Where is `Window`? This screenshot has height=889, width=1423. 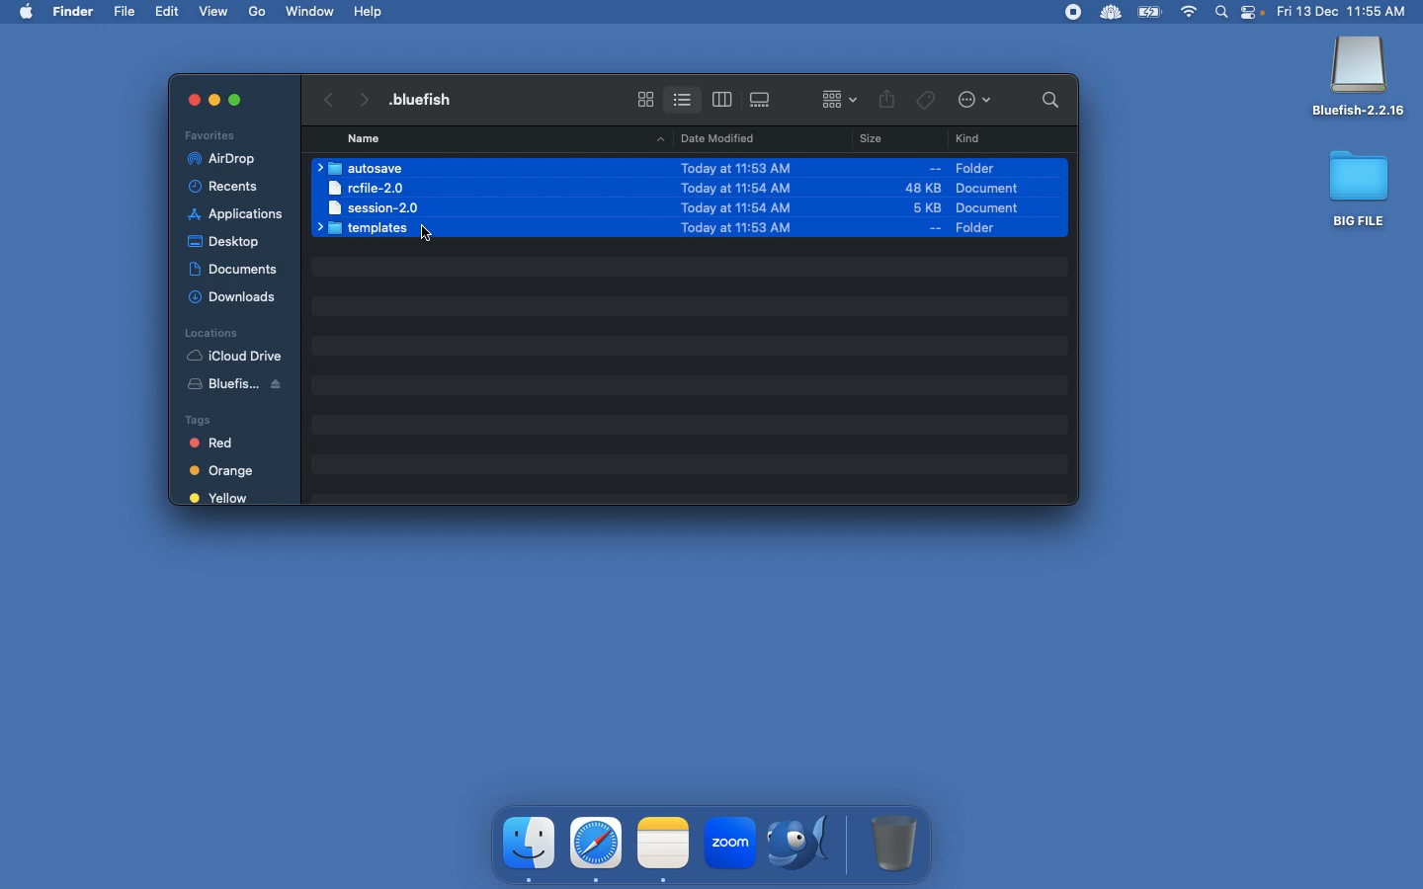 Window is located at coordinates (311, 11).